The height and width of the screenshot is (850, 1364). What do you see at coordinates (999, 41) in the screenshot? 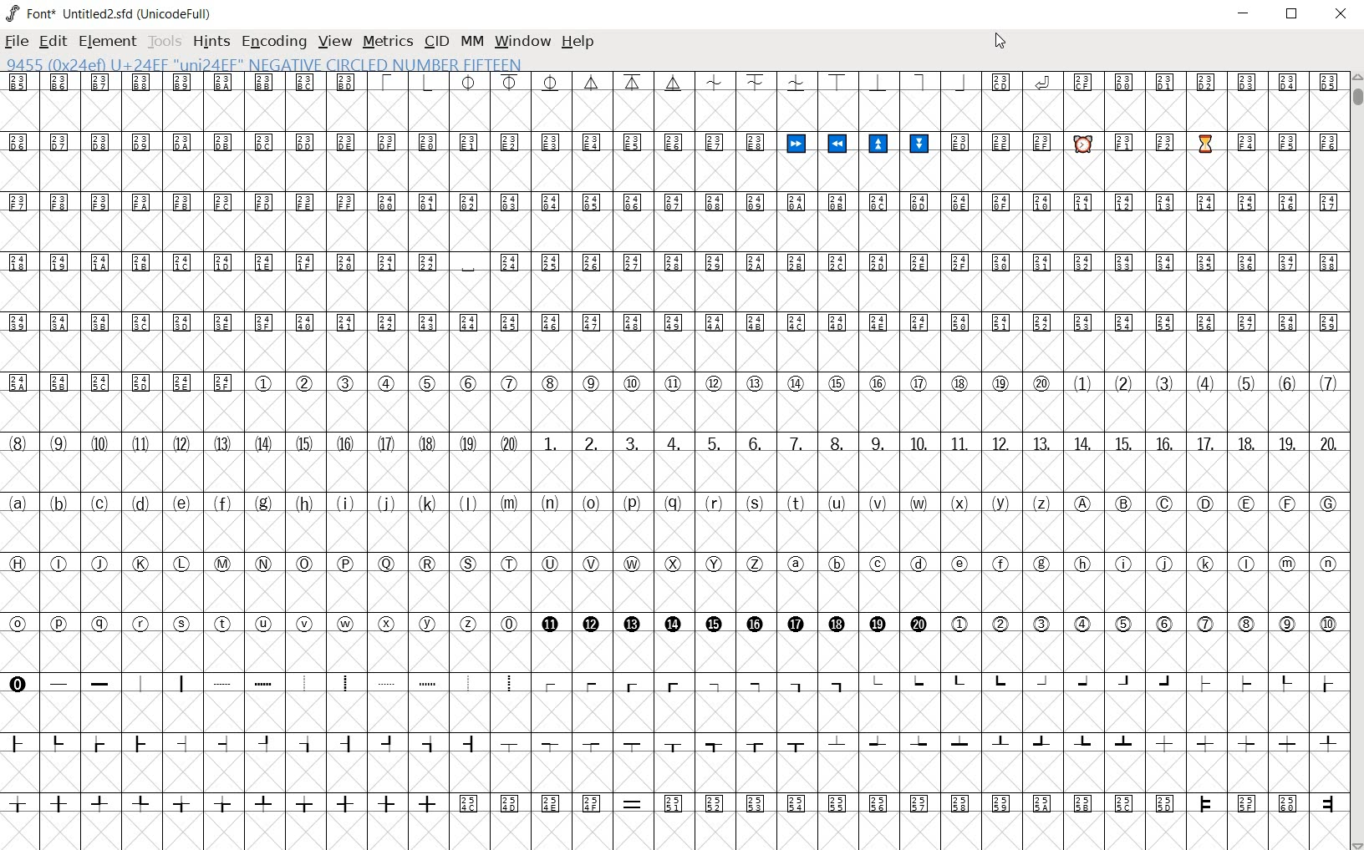
I see `CURSOR` at bounding box center [999, 41].